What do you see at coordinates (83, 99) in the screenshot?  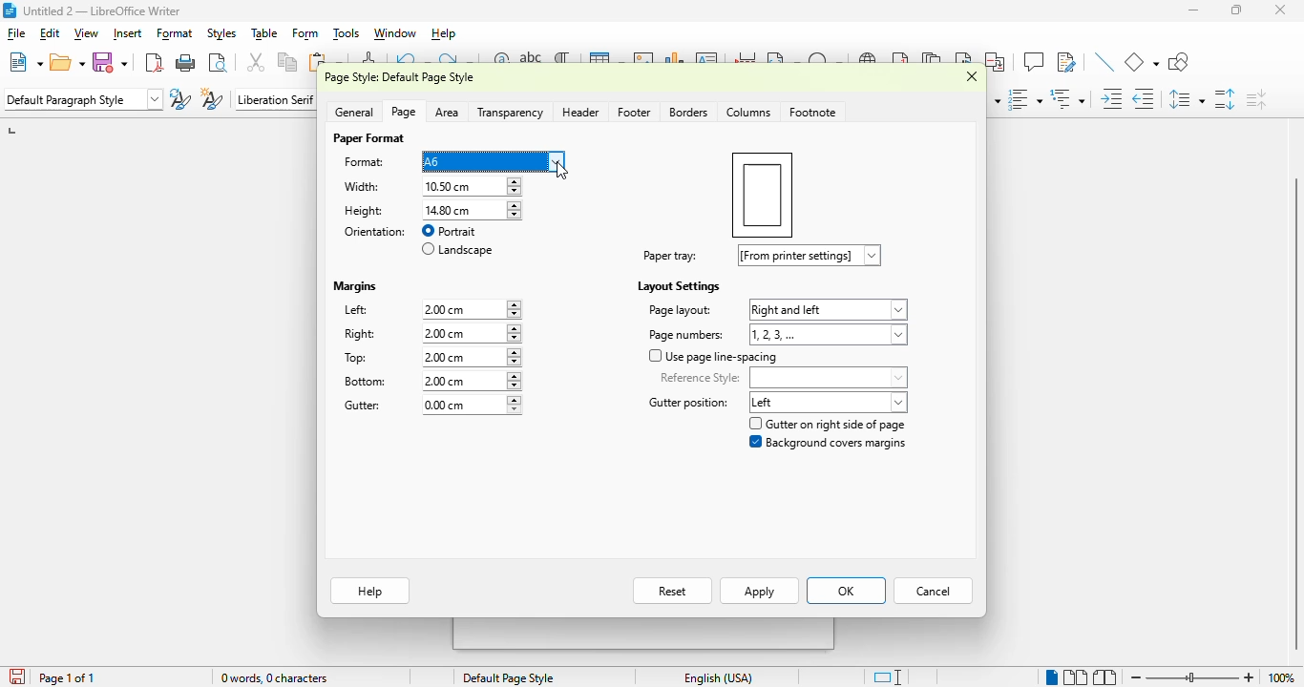 I see `set paragraph style` at bounding box center [83, 99].